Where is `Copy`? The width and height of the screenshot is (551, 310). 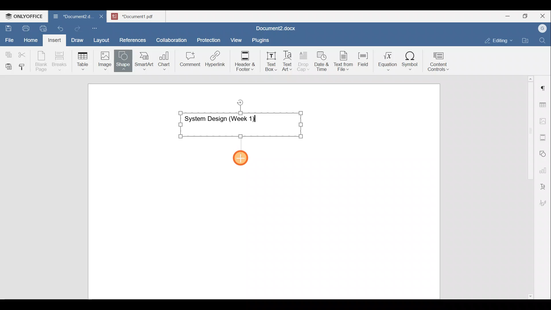
Copy is located at coordinates (7, 53).